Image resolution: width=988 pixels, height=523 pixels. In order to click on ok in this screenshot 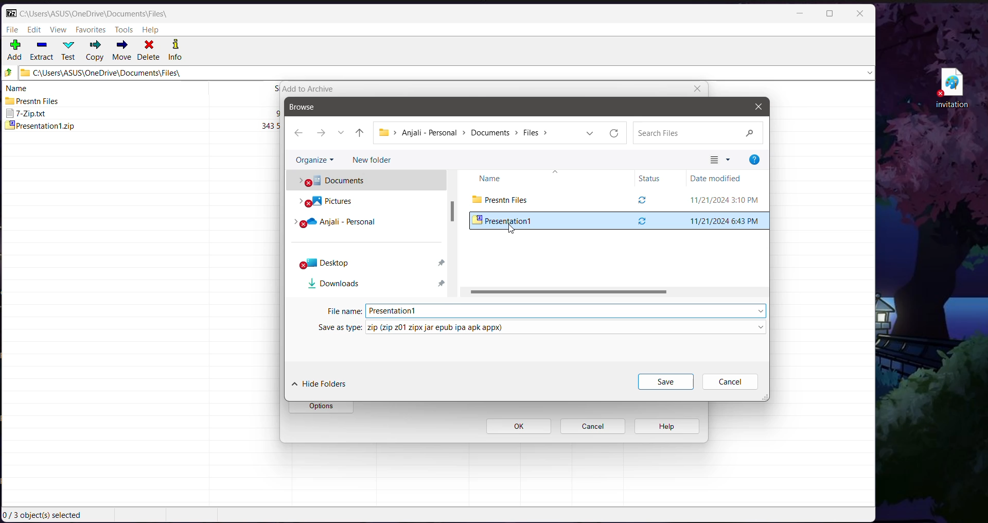, I will do `click(518, 426)`.